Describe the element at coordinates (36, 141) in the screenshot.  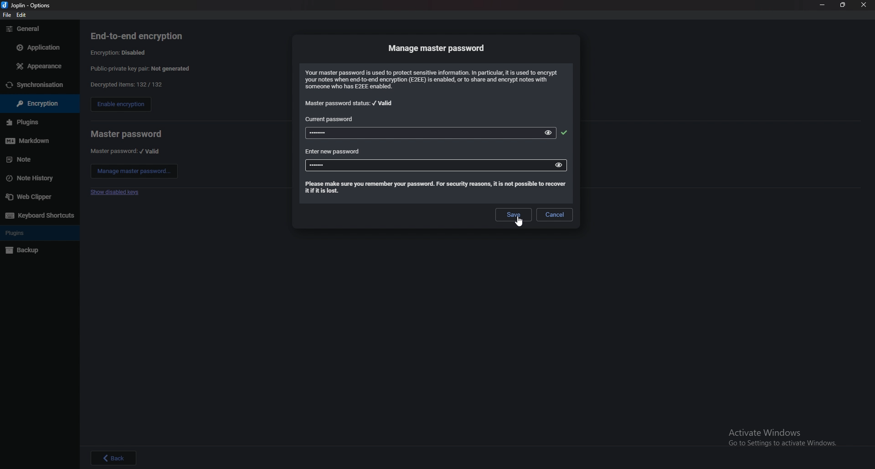
I see `markdown` at that location.